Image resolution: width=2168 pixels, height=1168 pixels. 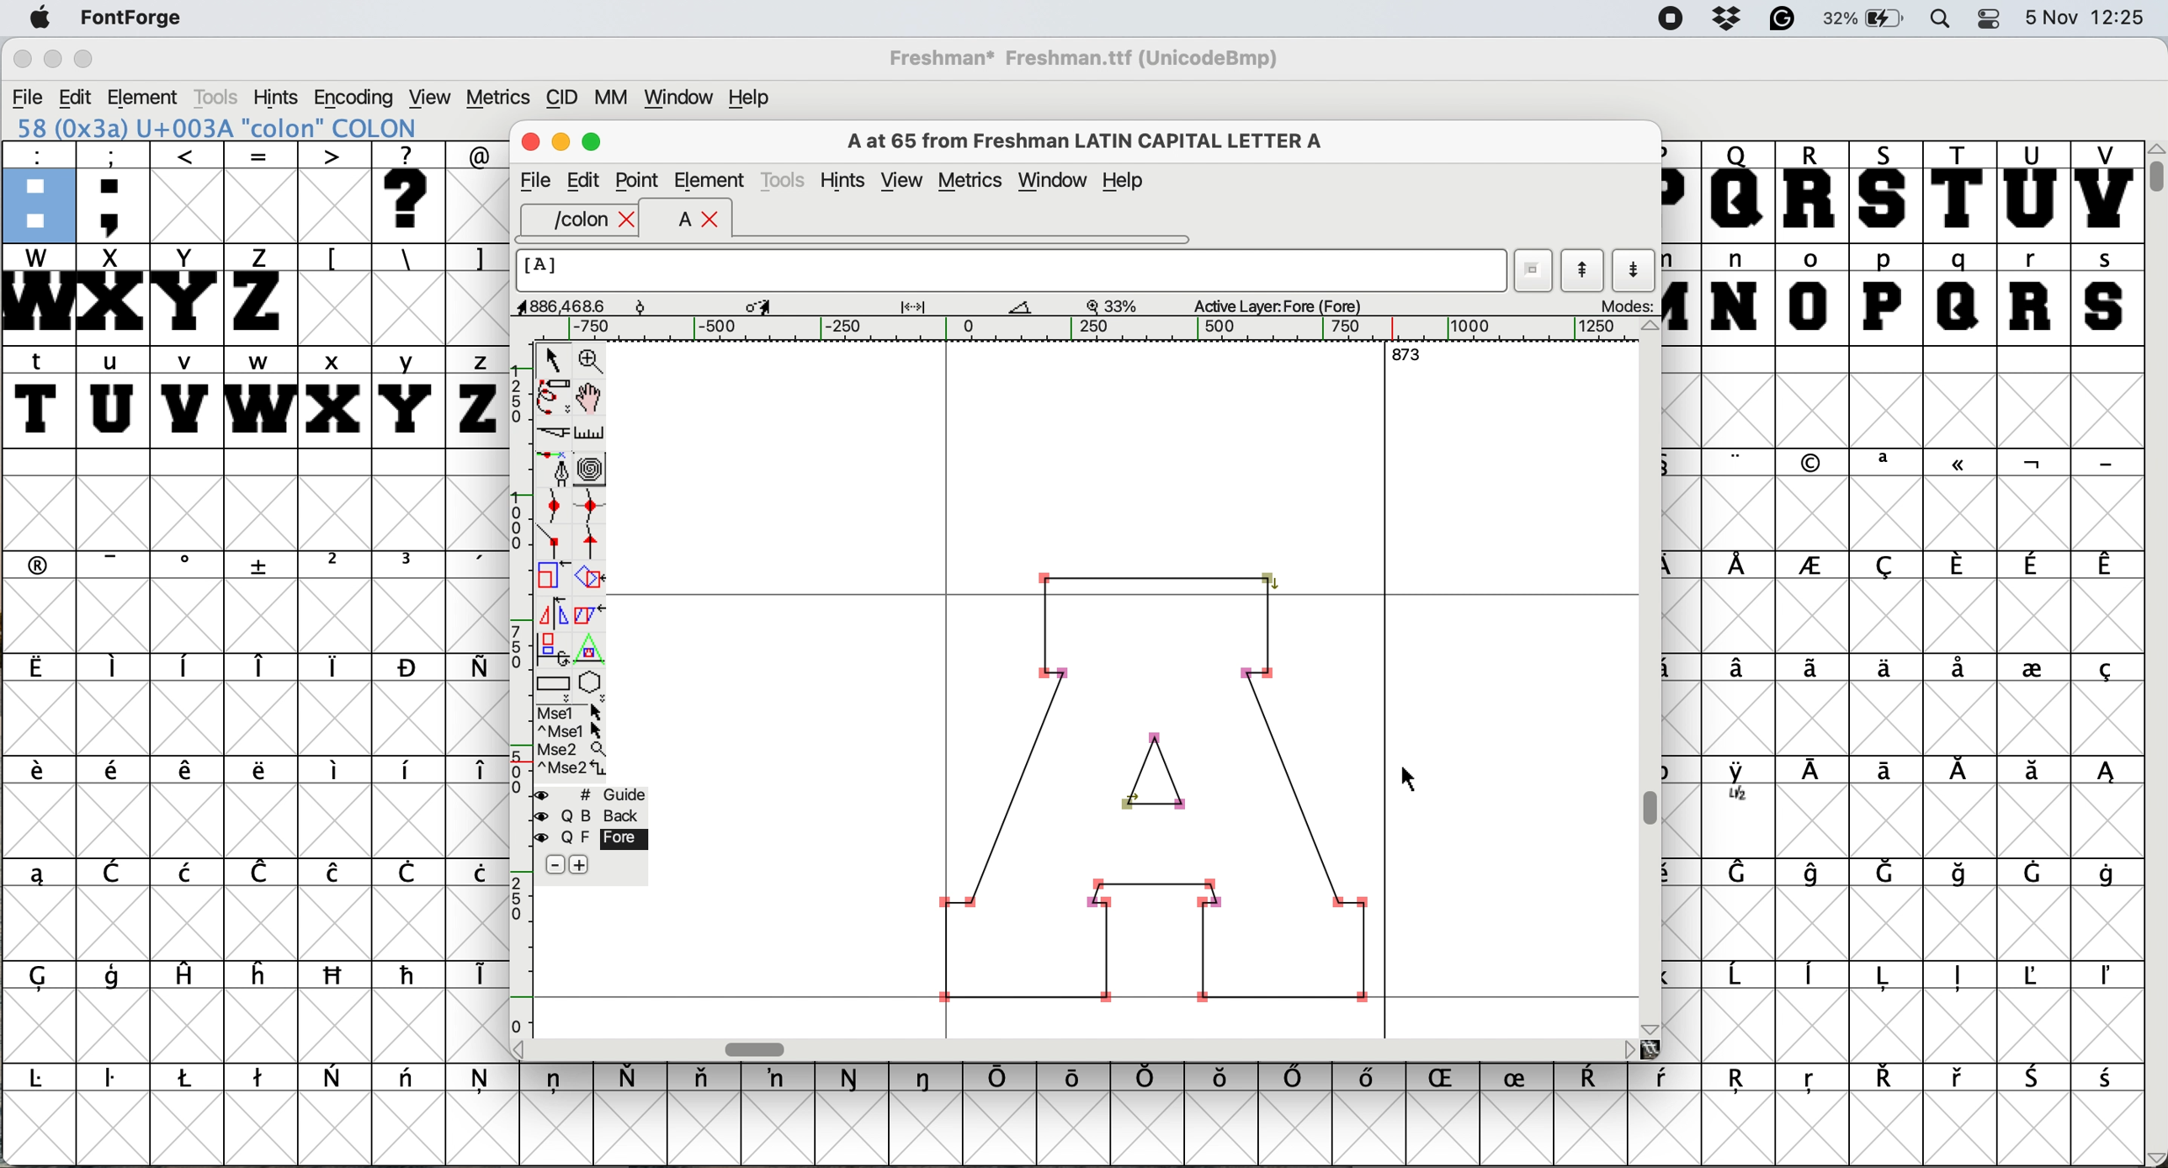 I want to click on date and time, so click(x=2089, y=18).